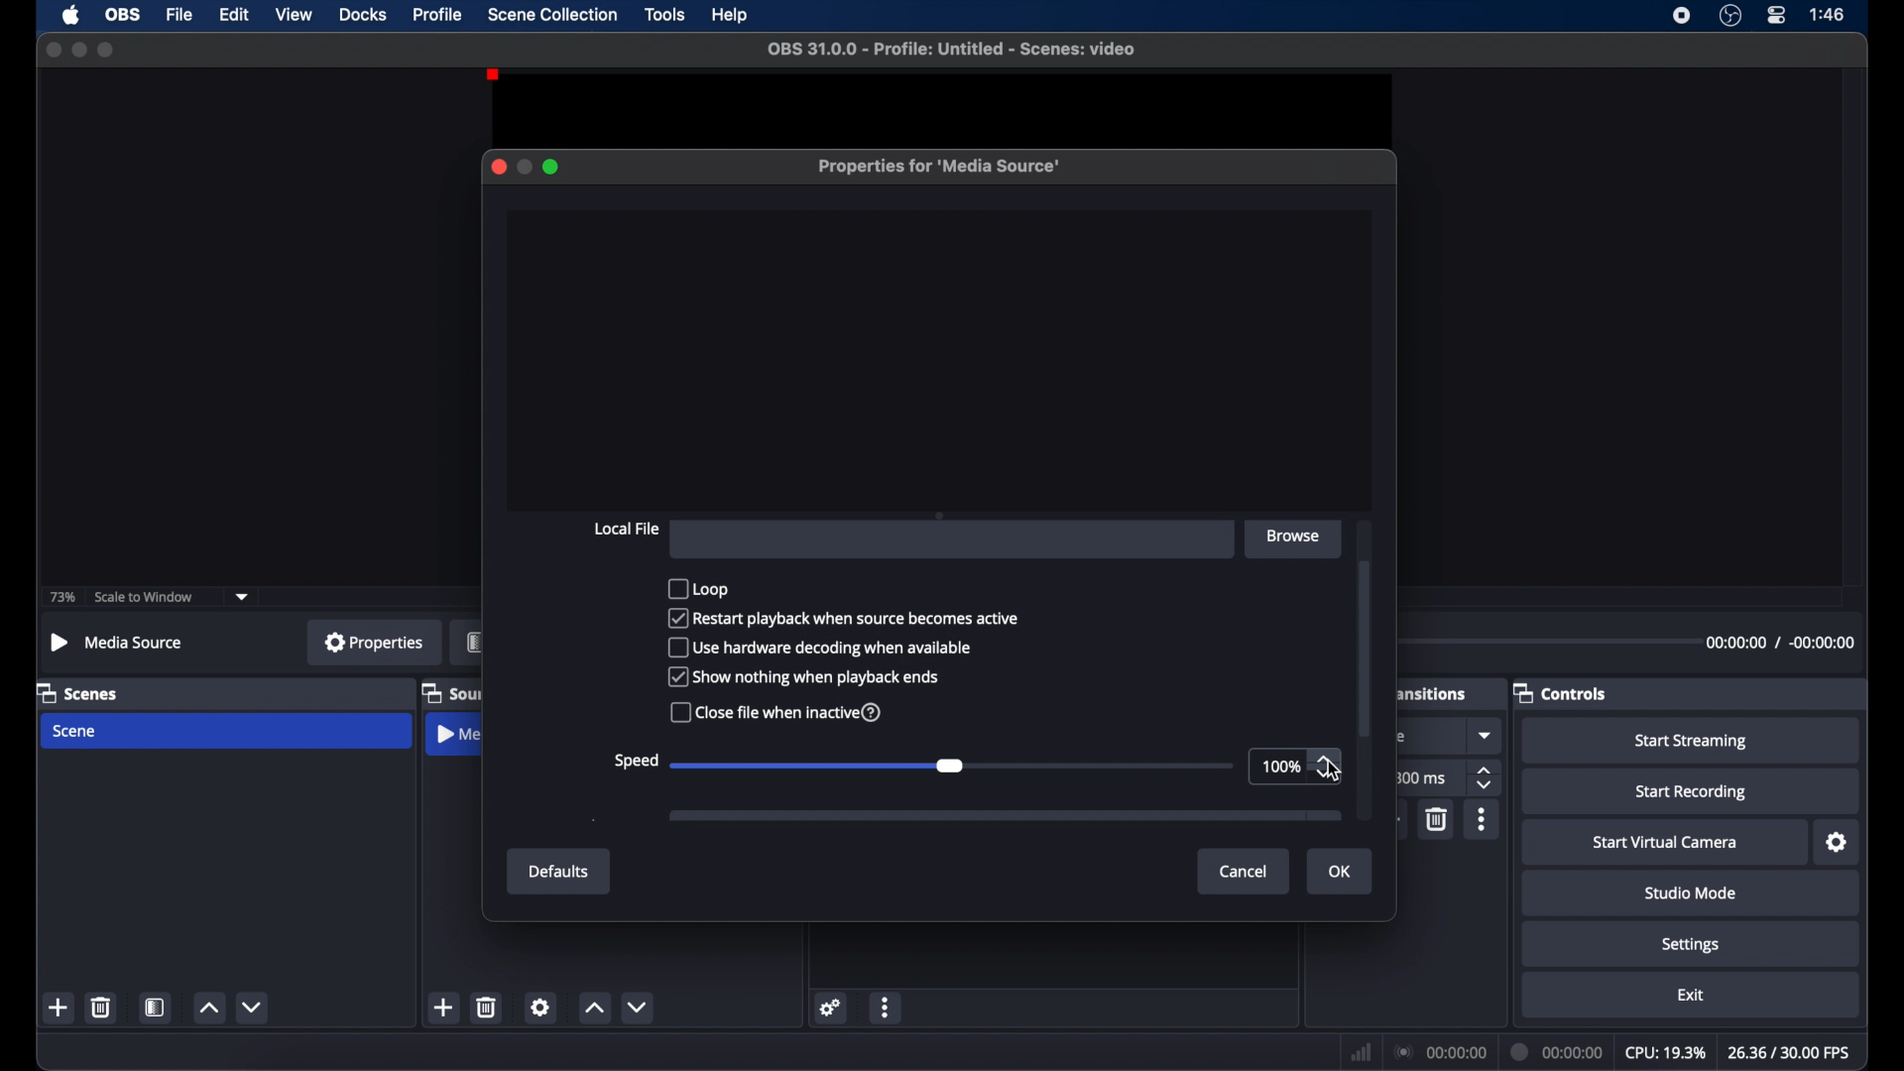 The height and width of the screenshot is (1071, 1904). Describe the element at coordinates (1692, 892) in the screenshot. I see `studio mode` at that location.